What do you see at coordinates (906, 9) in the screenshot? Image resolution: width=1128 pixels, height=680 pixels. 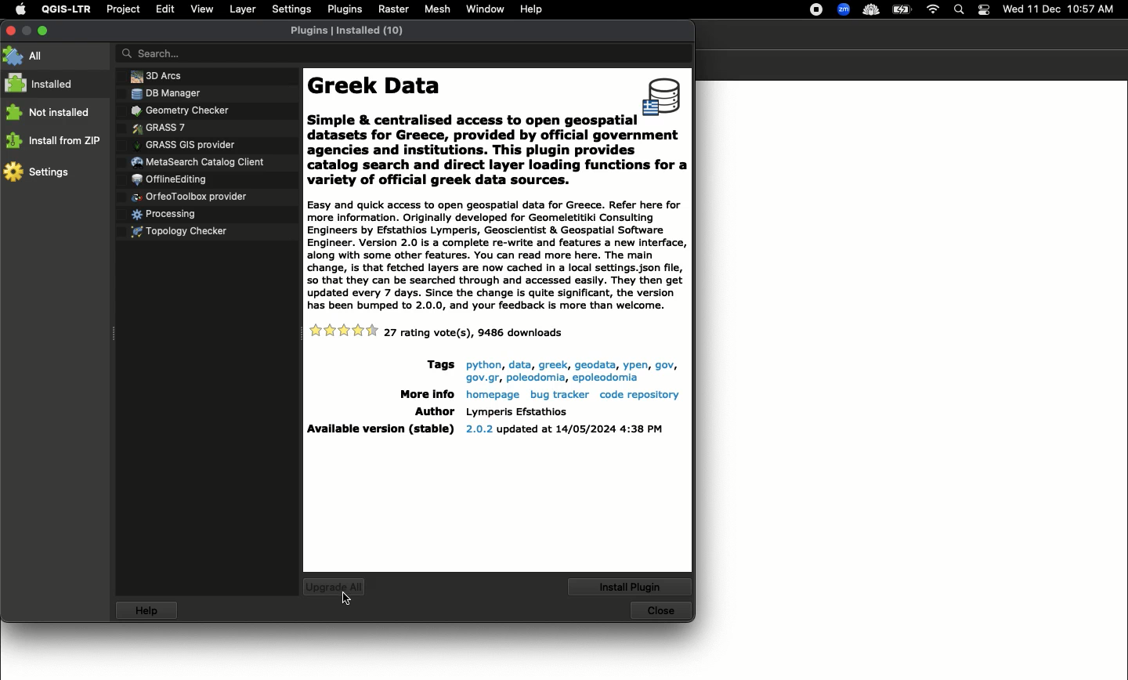 I see `Charge` at bounding box center [906, 9].